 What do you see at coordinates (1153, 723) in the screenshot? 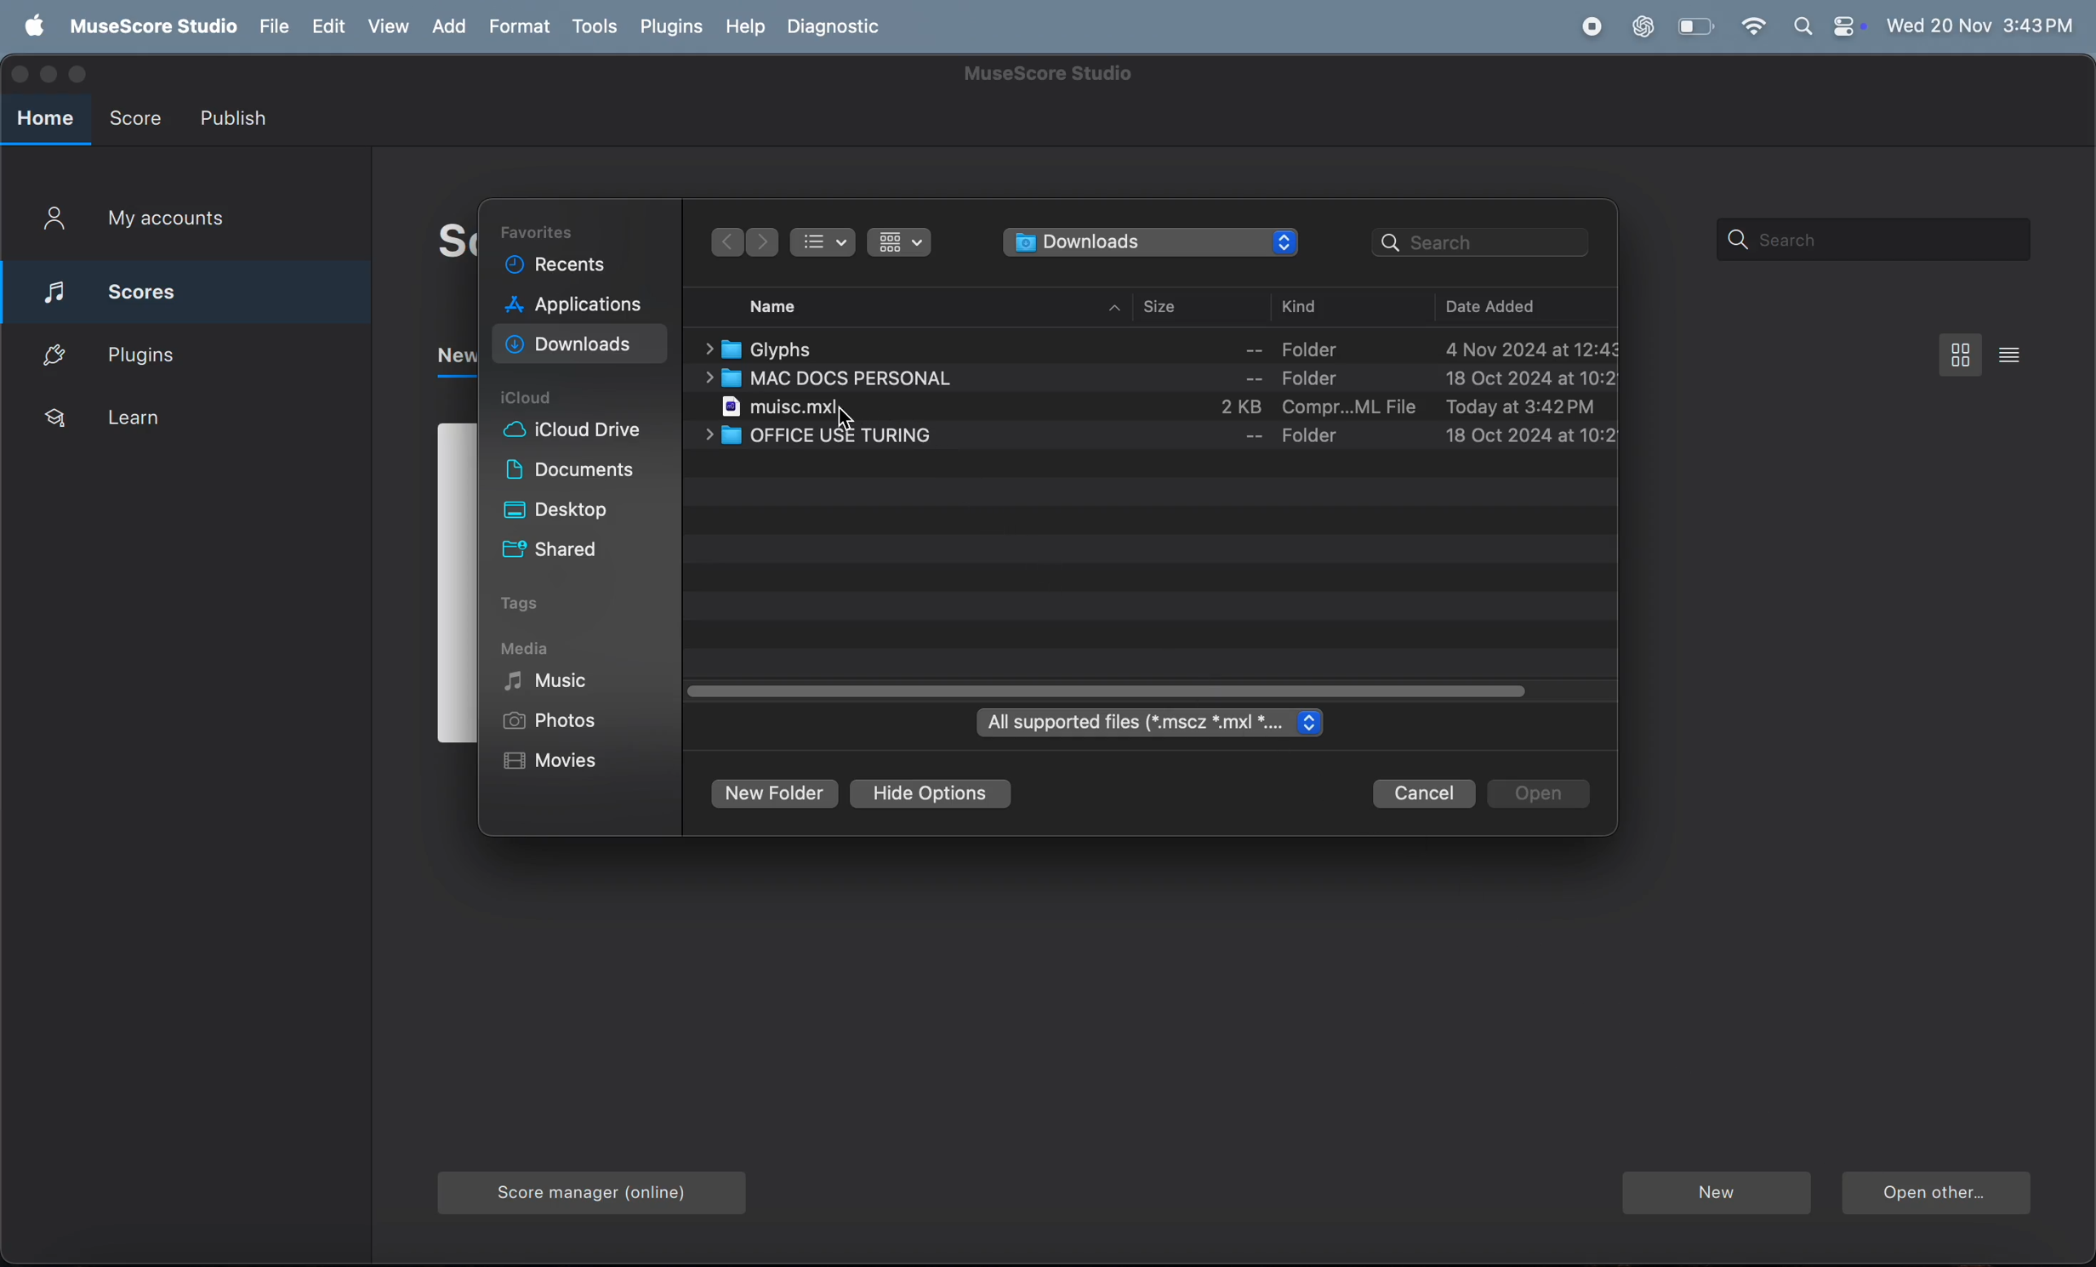
I see `all supported files` at bounding box center [1153, 723].